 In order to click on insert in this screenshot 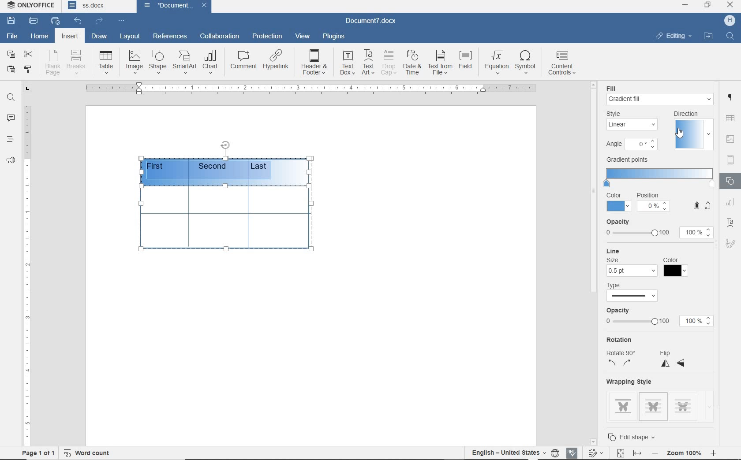, I will do `click(70, 37)`.